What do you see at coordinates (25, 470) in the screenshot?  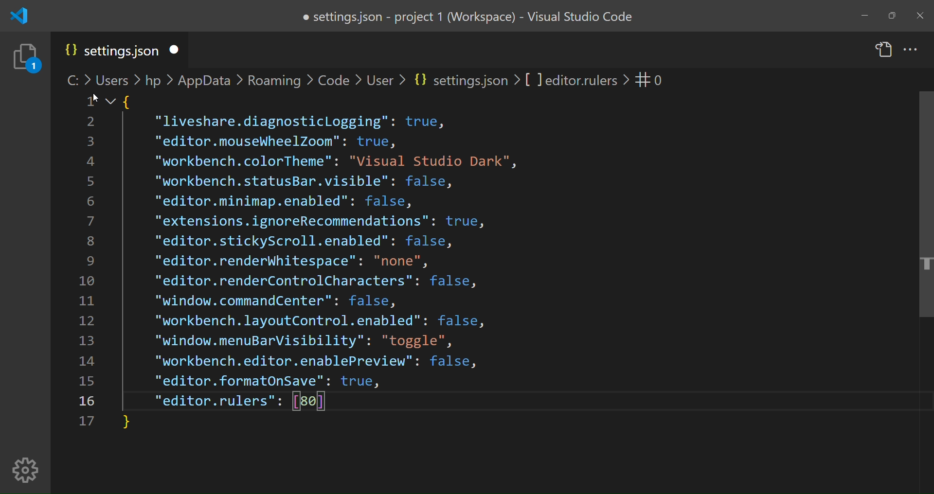 I see `manage` at bounding box center [25, 470].